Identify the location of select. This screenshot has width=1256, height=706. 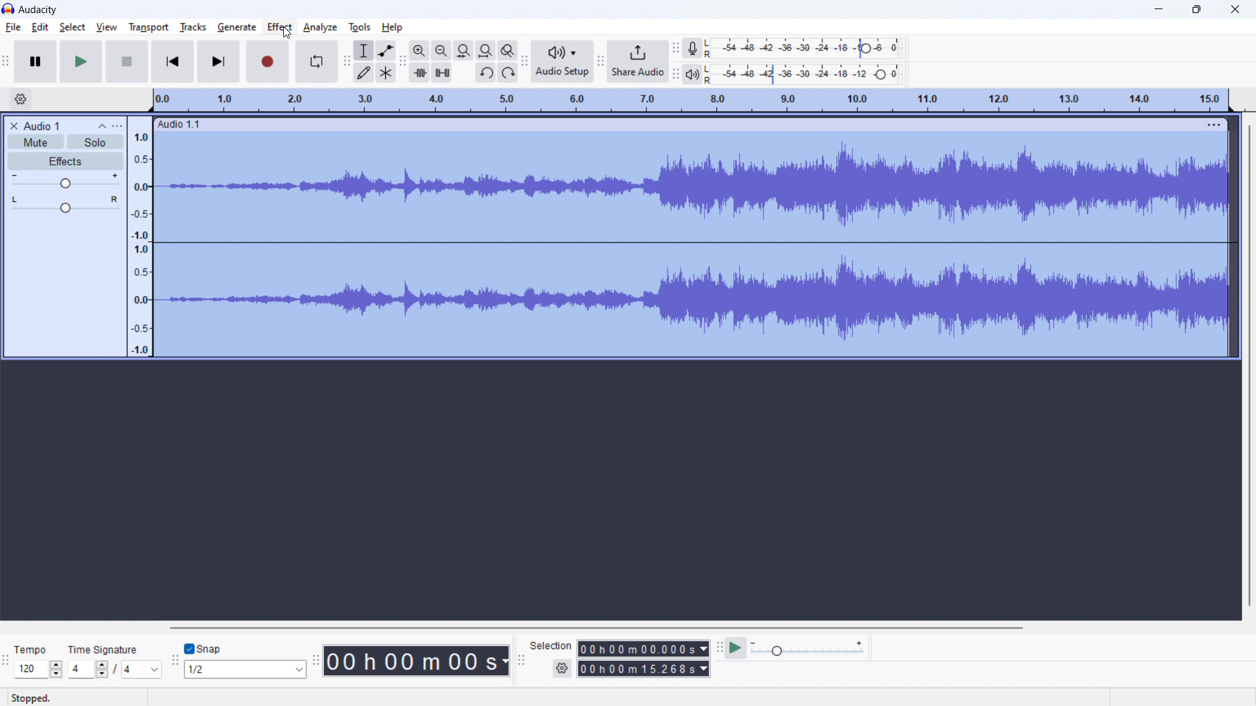
(73, 27).